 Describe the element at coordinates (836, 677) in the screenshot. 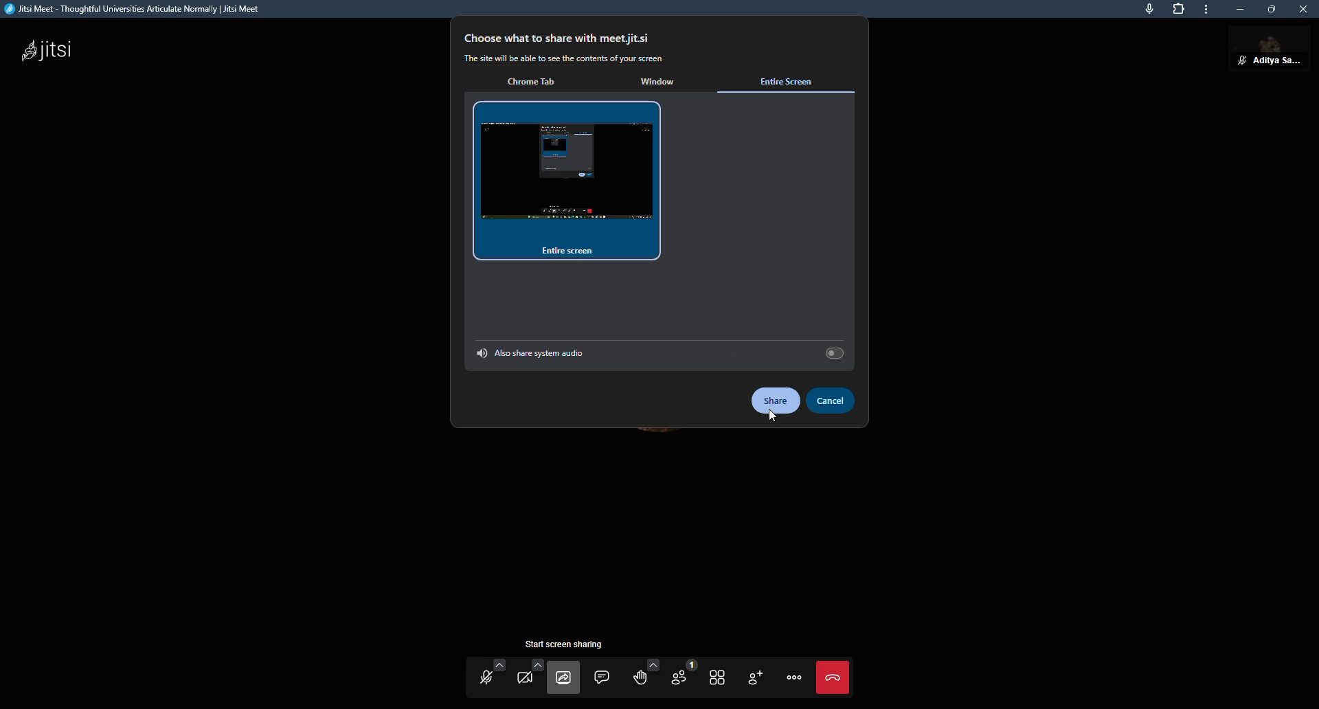

I see `end call` at that location.